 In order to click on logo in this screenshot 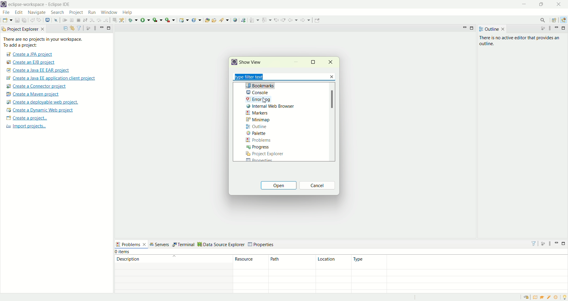, I will do `click(4, 4)`.